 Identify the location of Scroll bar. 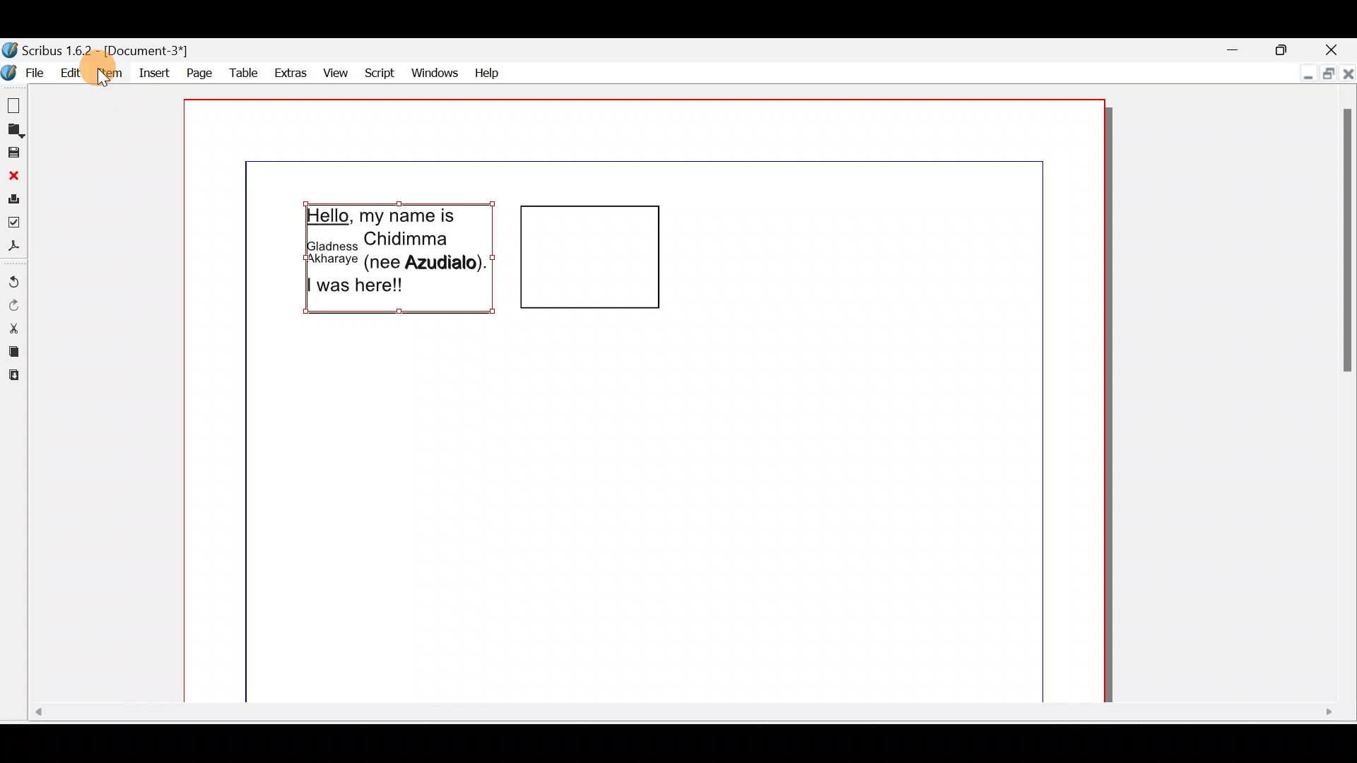
(681, 718).